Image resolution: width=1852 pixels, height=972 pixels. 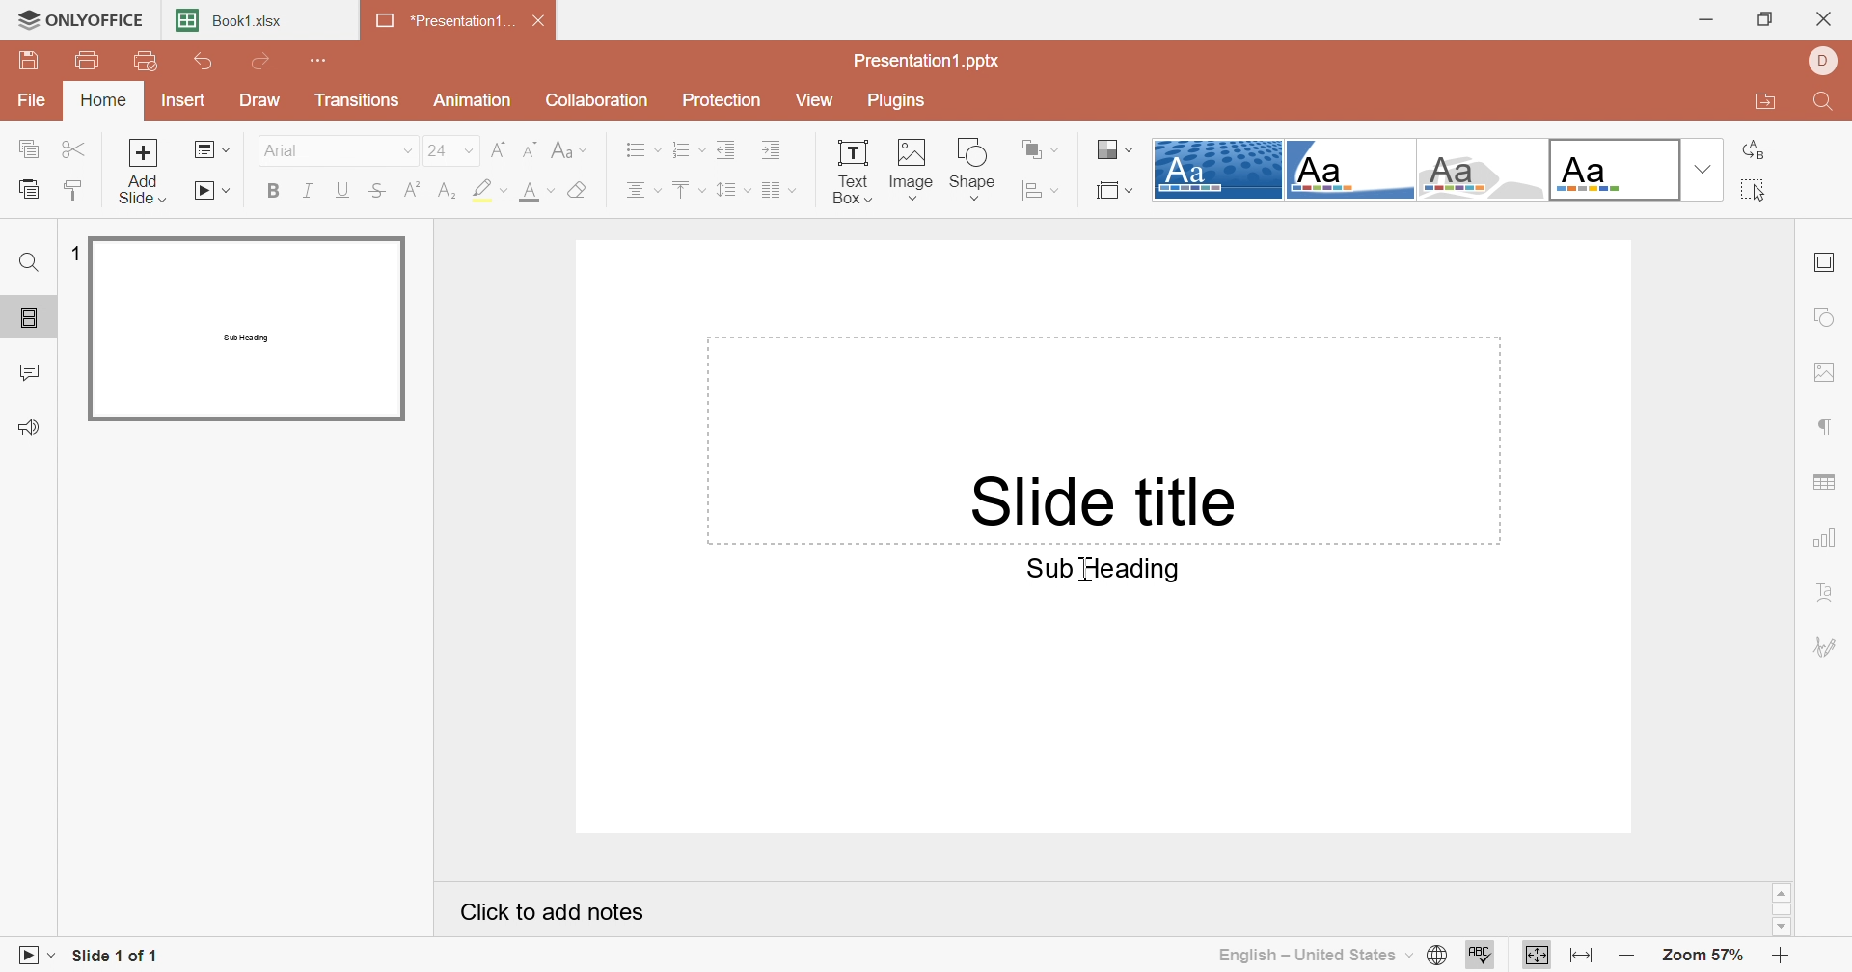 What do you see at coordinates (932, 62) in the screenshot?
I see `Presentation1.pptx` at bounding box center [932, 62].